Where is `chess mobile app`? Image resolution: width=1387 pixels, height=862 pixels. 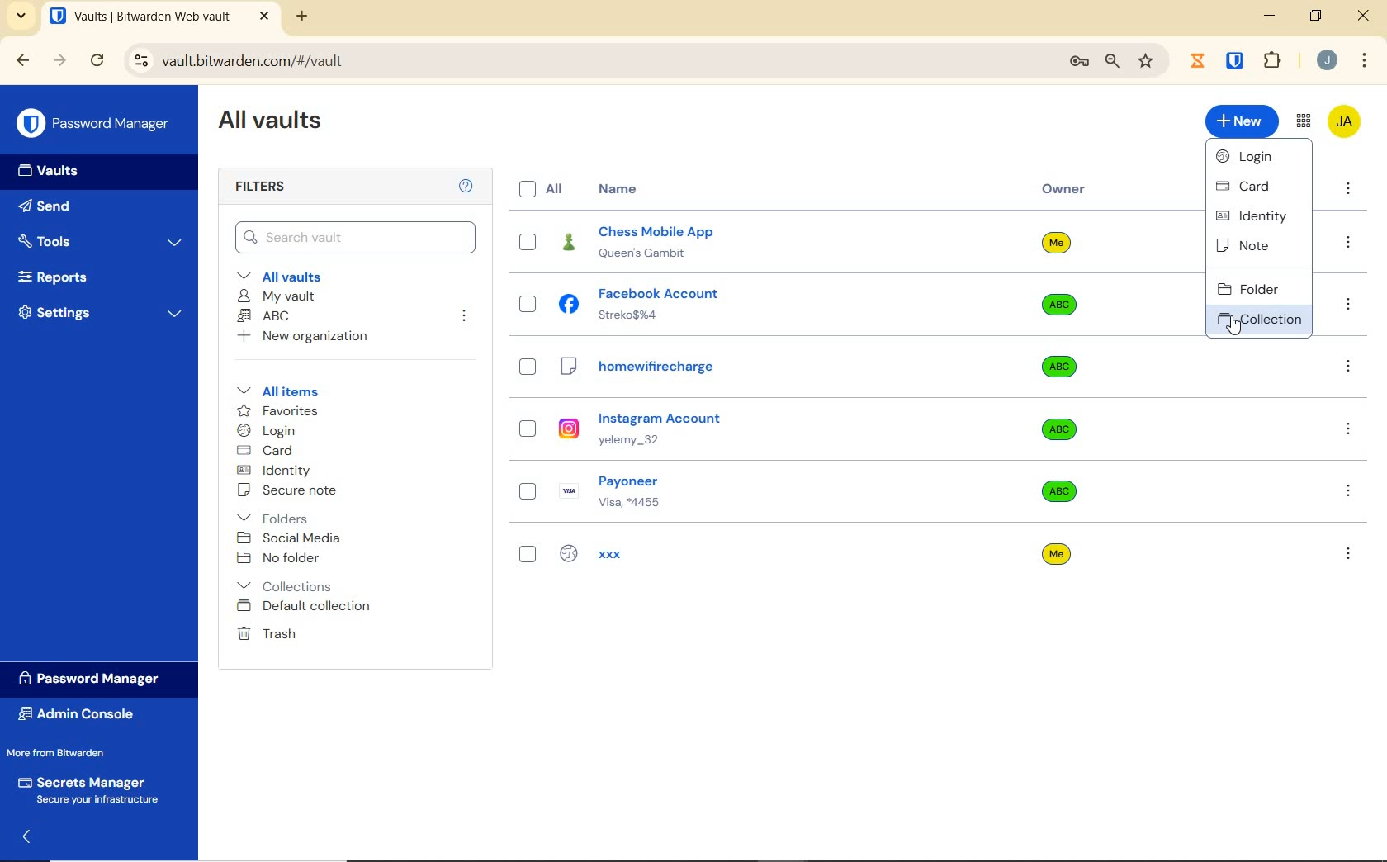 chess mobile app is located at coordinates (760, 244).